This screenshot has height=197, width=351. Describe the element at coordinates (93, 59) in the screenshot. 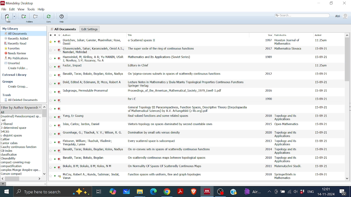

I see `Author` at that location.